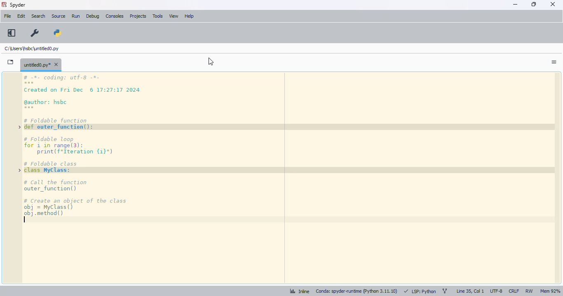 This screenshot has width=563, height=296. I want to click on tools, so click(158, 16).